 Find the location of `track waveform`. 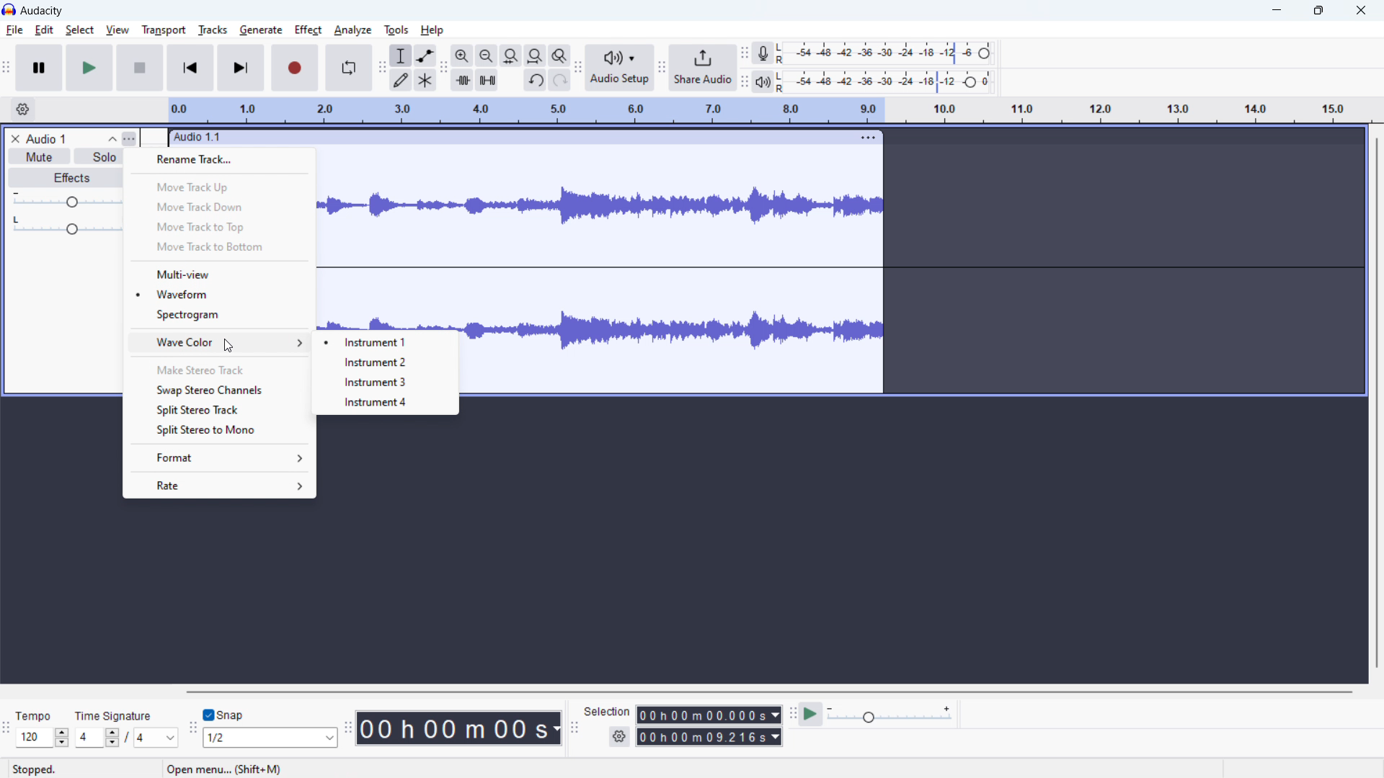

track waveform is located at coordinates (600, 256).